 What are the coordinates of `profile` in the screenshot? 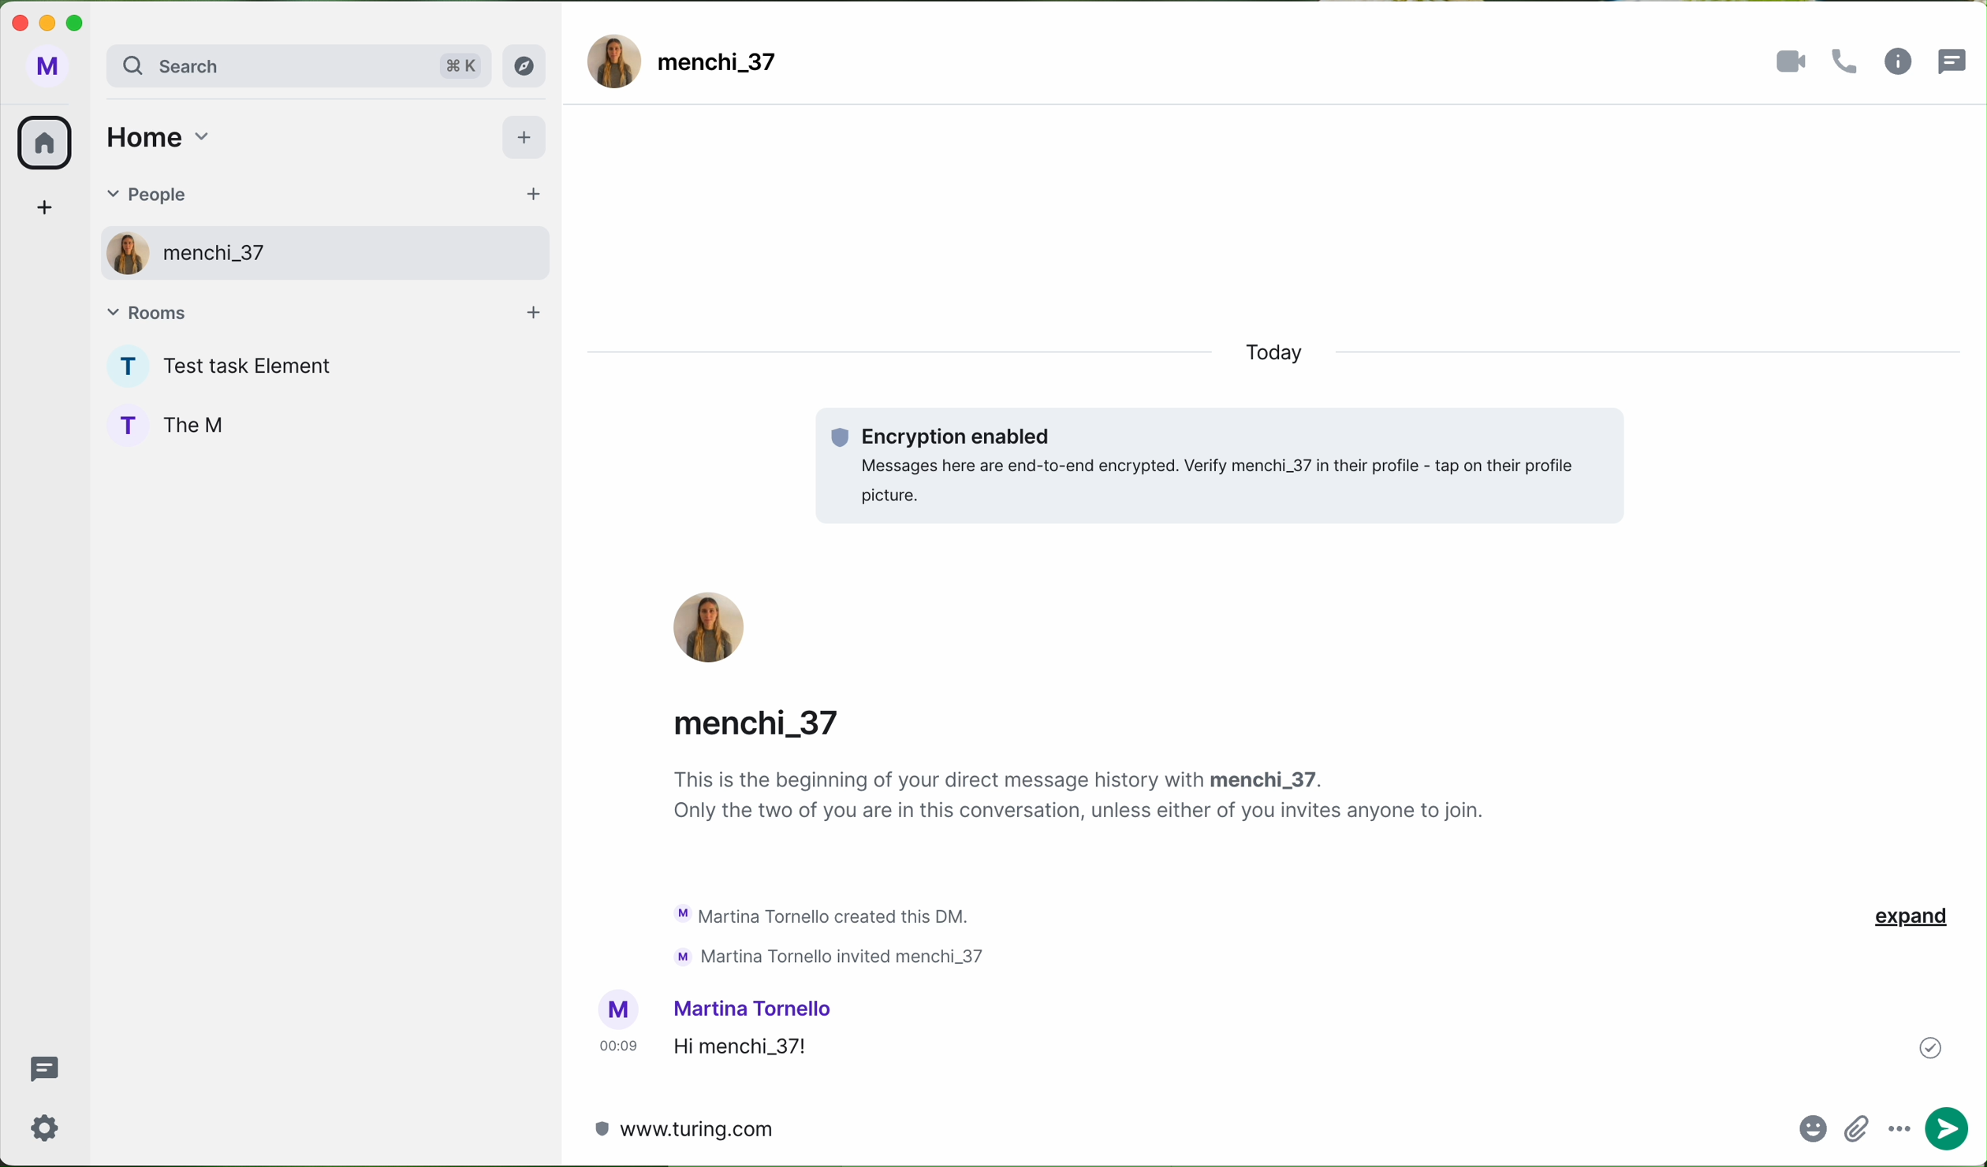 It's located at (124, 422).